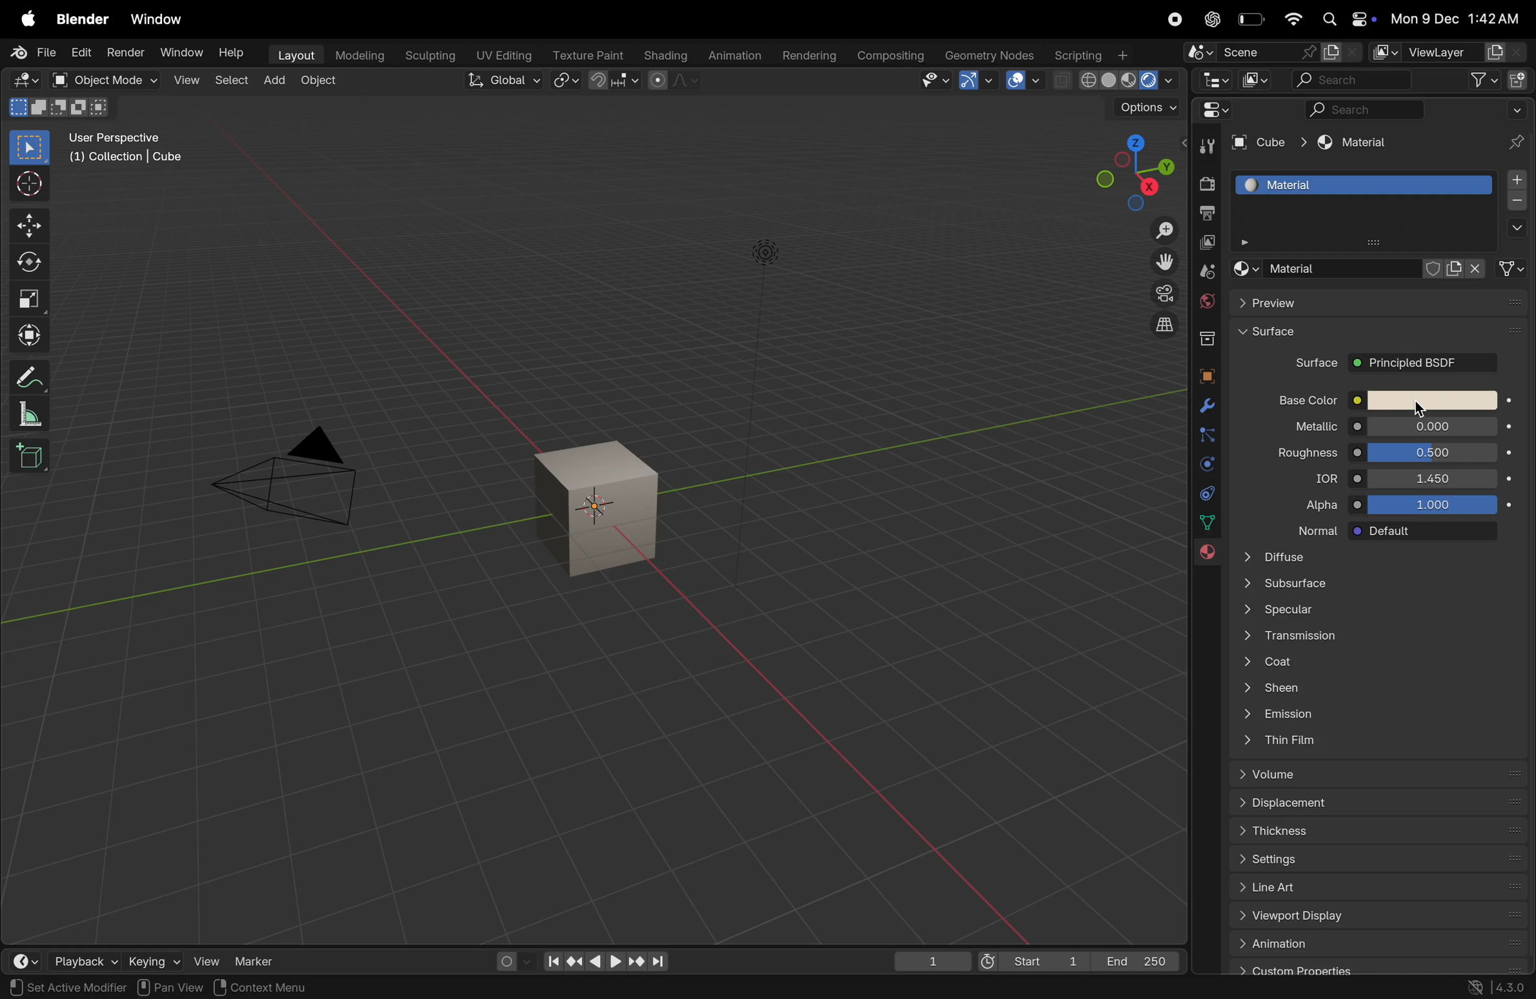 The image size is (1536, 999). Describe the element at coordinates (1374, 918) in the screenshot. I see `view port display` at that location.